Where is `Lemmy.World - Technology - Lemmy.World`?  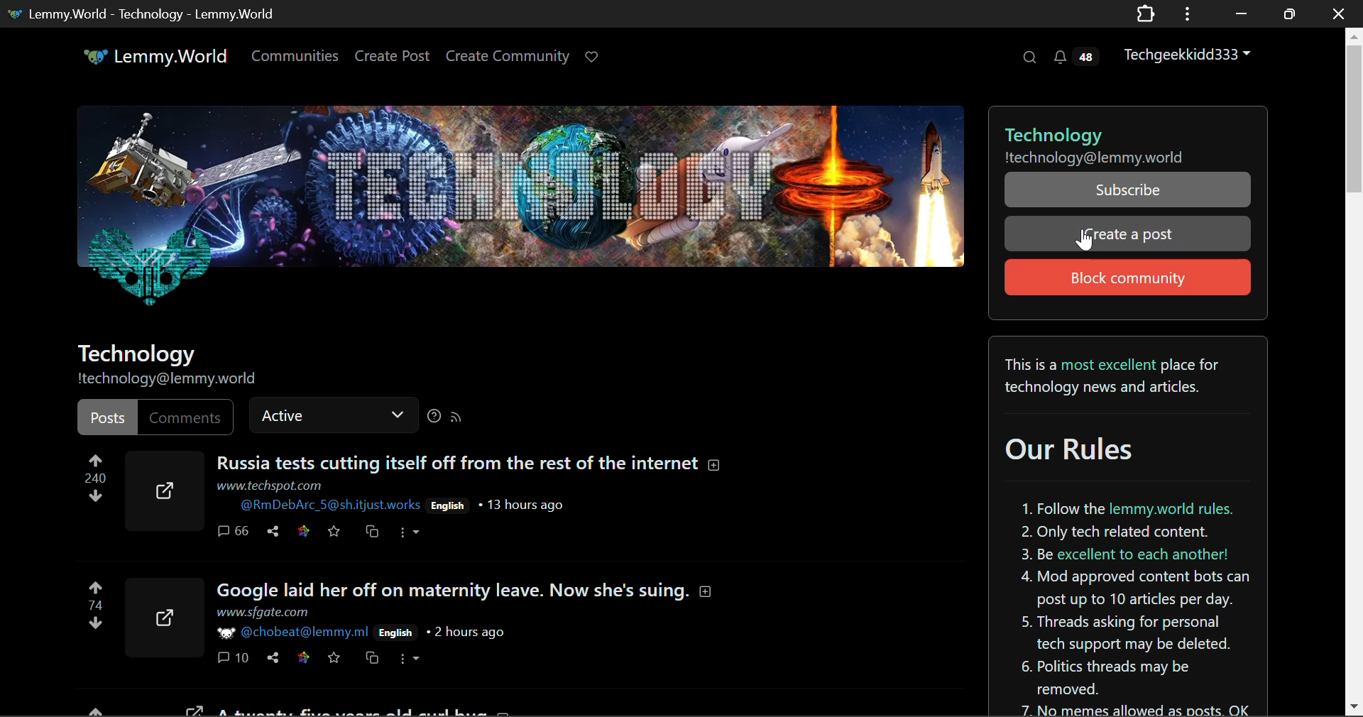
Lemmy.World - Technology - Lemmy.World is located at coordinates (144, 13).